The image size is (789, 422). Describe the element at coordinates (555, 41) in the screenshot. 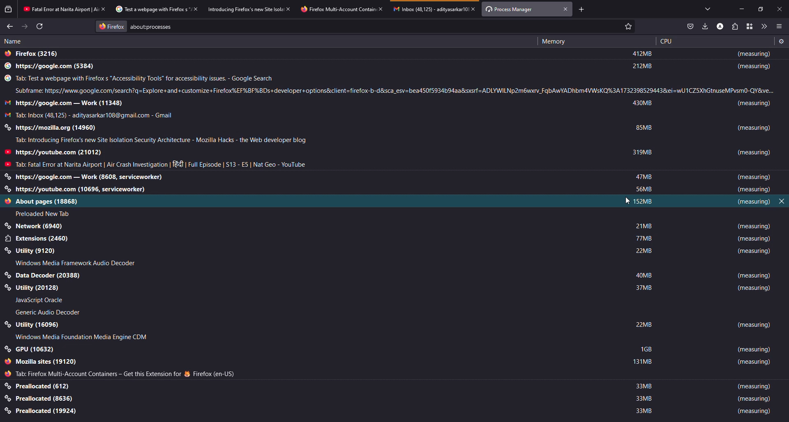

I see `memory` at that location.